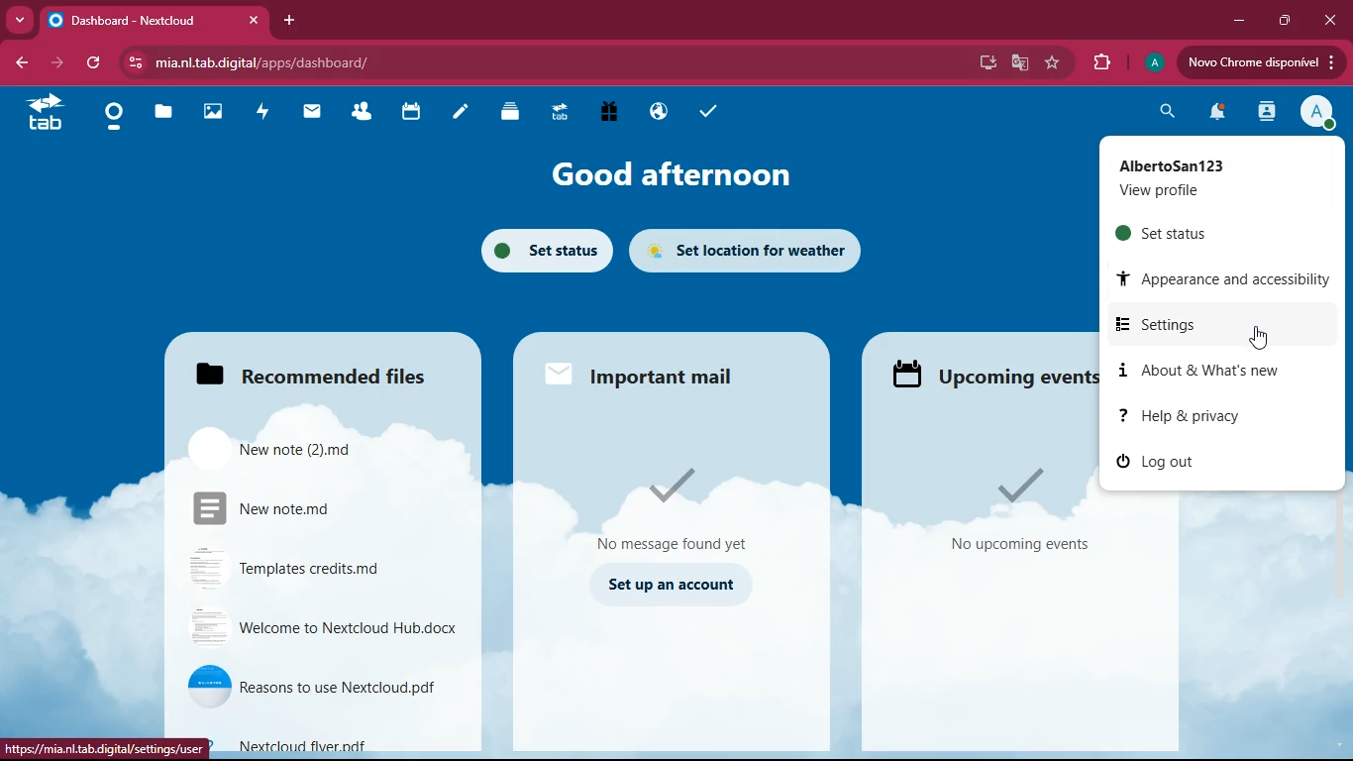 Image resolution: width=1353 pixels, height=761 pixels. I want to click on file, so click(323, 627).